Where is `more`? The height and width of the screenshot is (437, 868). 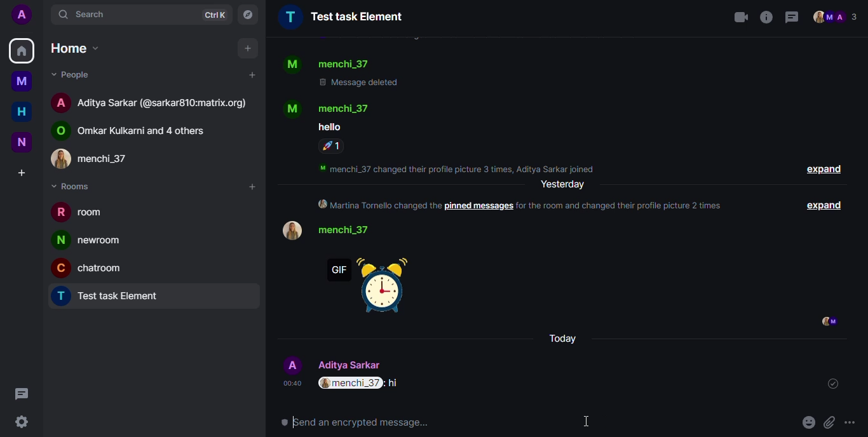 more is located at coordinates (853, 423).